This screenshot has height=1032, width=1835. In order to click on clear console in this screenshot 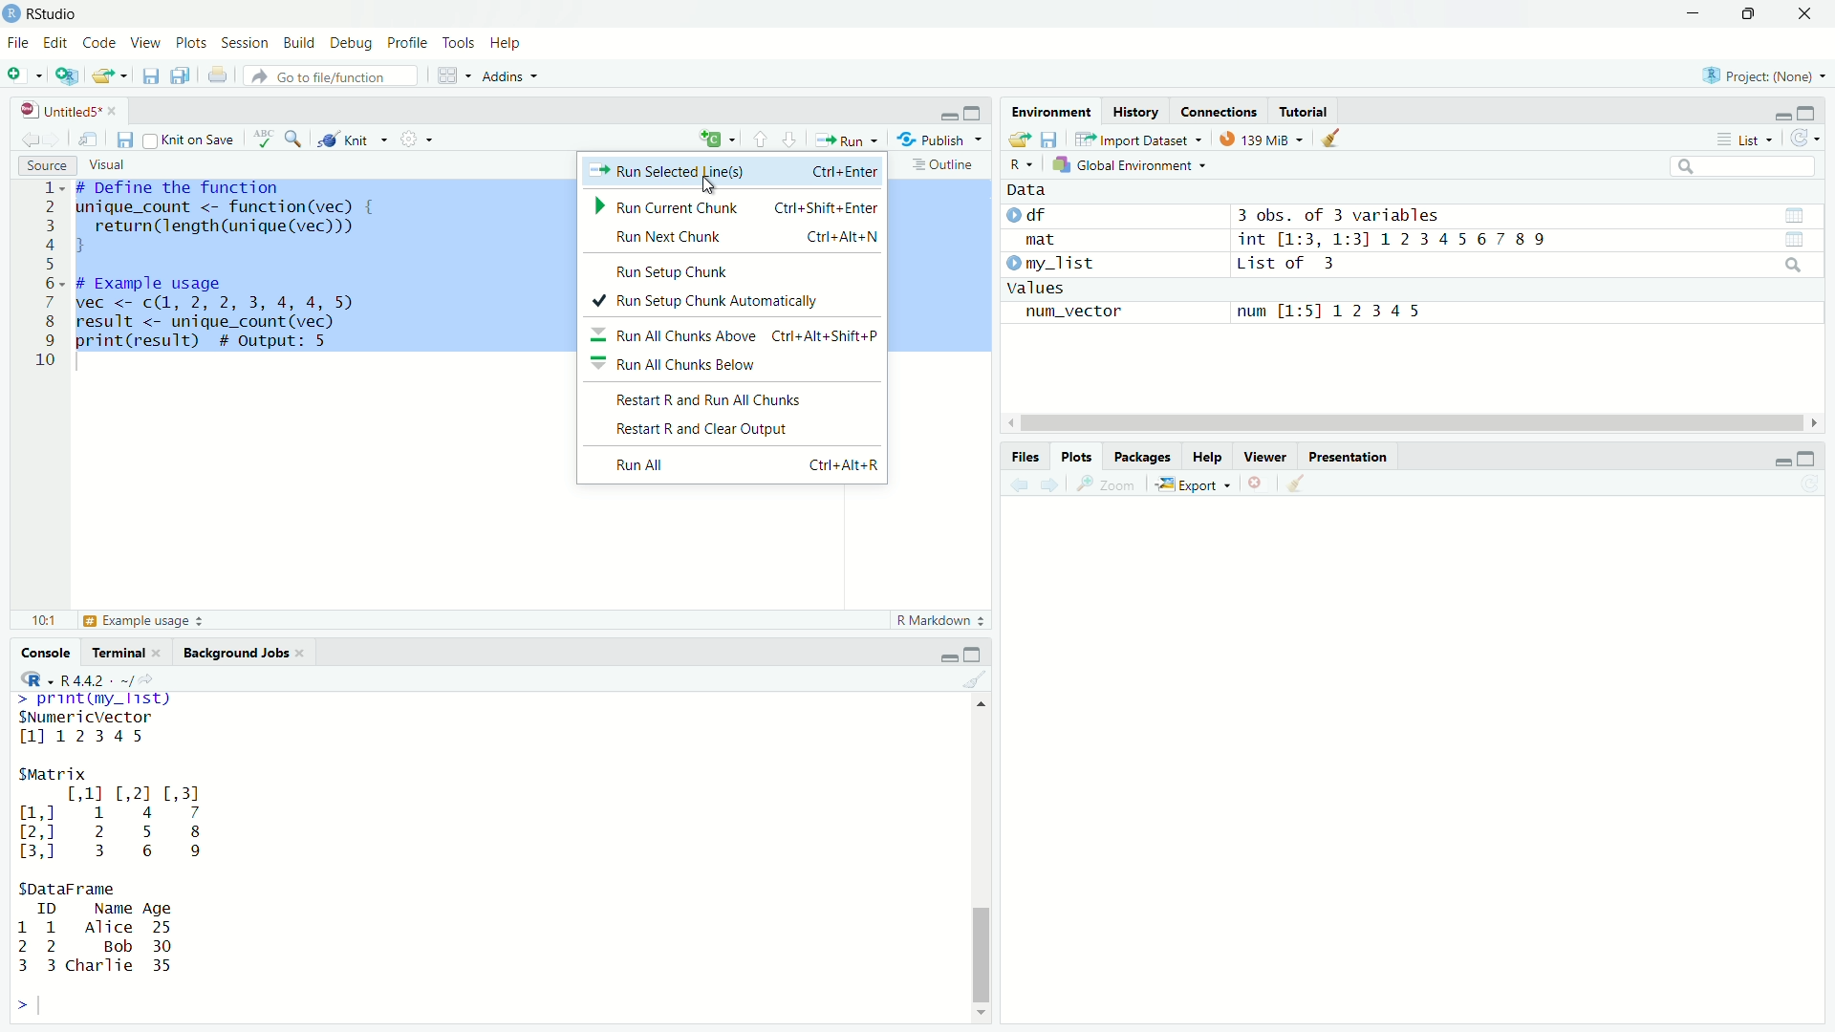, I will do `click(973, 682)`.